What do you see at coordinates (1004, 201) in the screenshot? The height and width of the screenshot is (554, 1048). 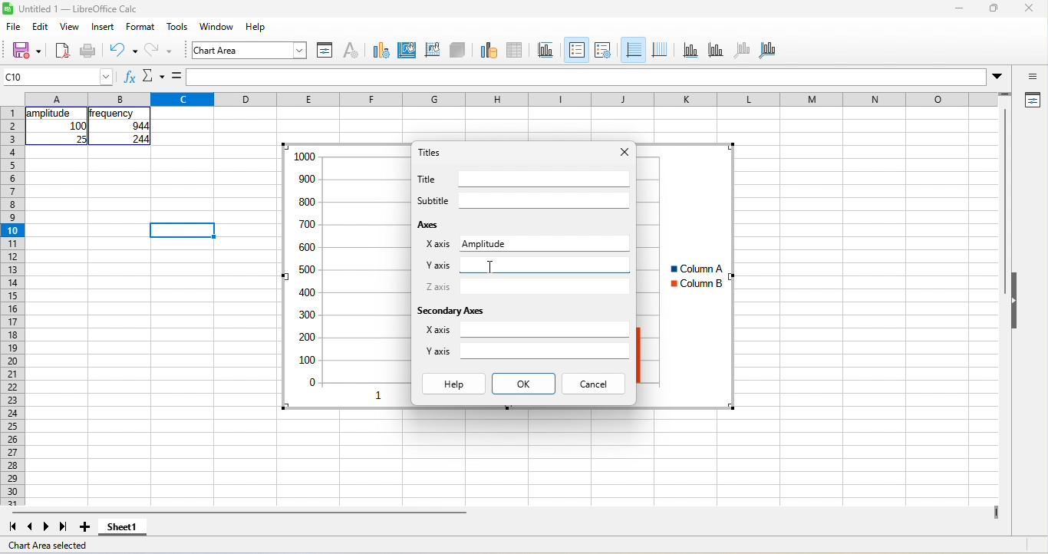 I see `Vertical slide bar` at bounding box center [1004, 201].